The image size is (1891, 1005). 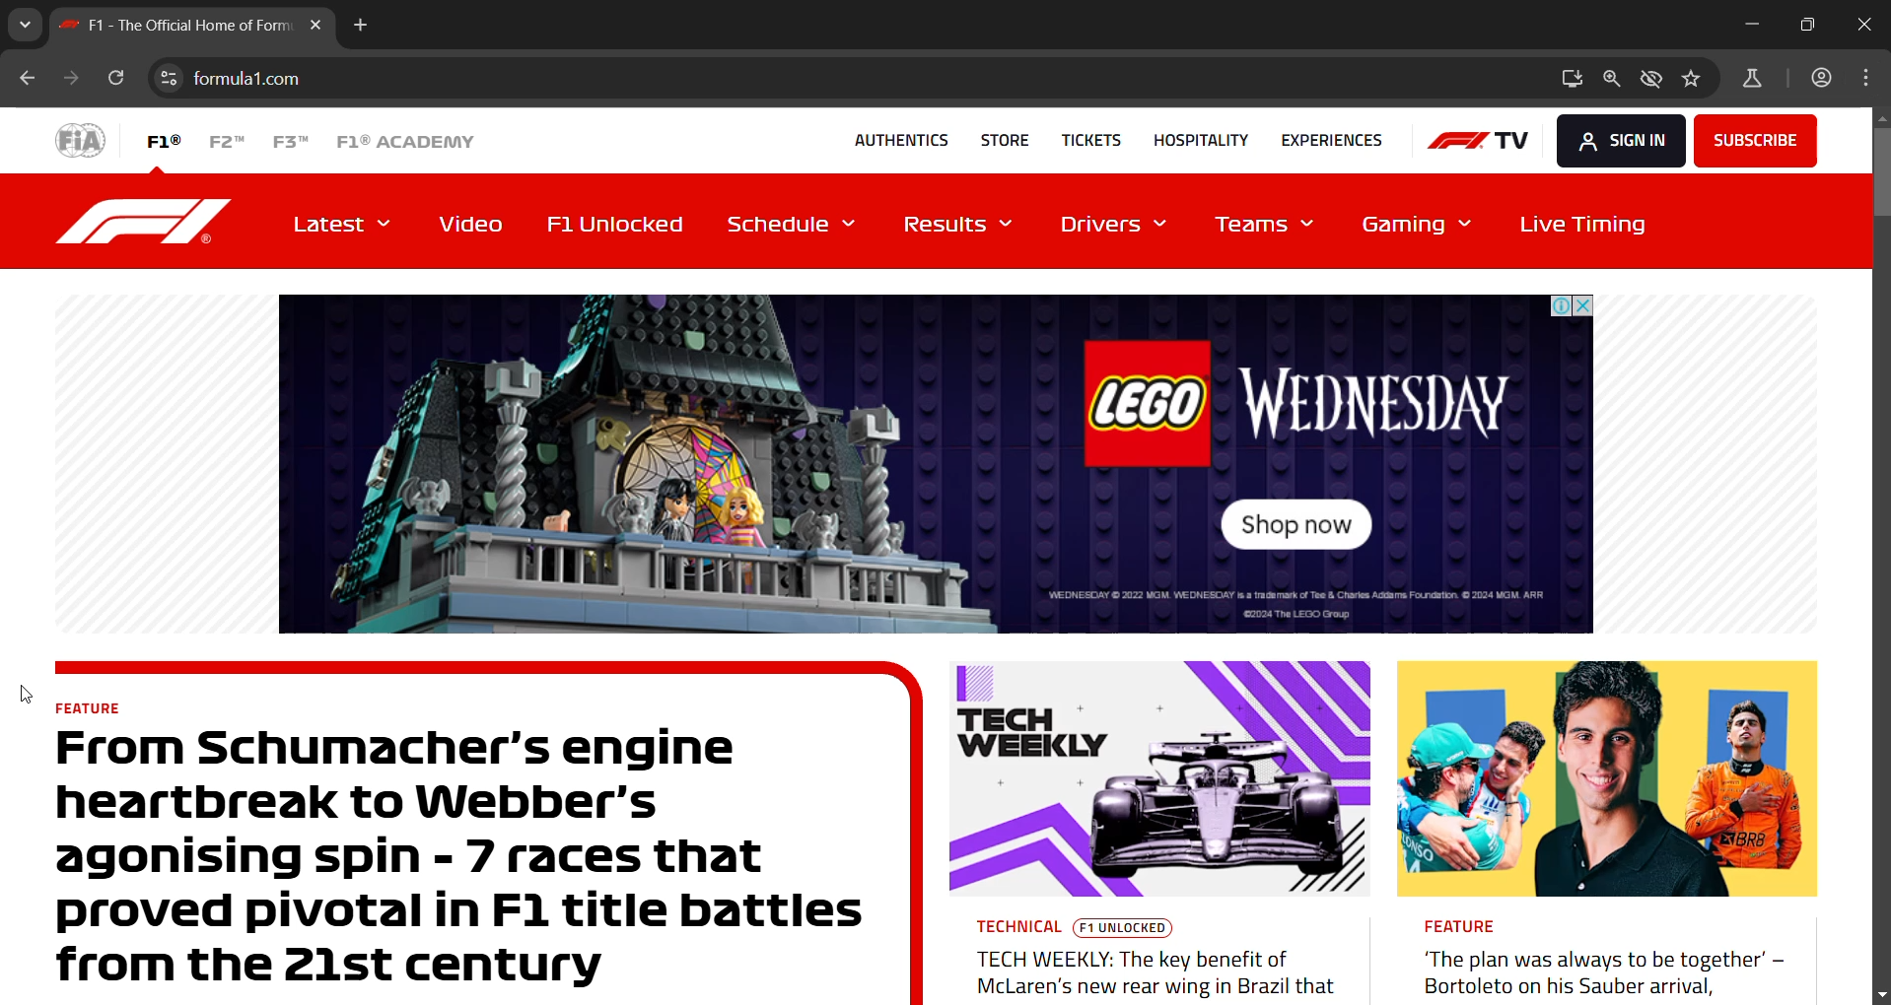 What do you see at coordinates (873, 80) in the screenshot?
I see `address bar` at bounding box center [873, 80].